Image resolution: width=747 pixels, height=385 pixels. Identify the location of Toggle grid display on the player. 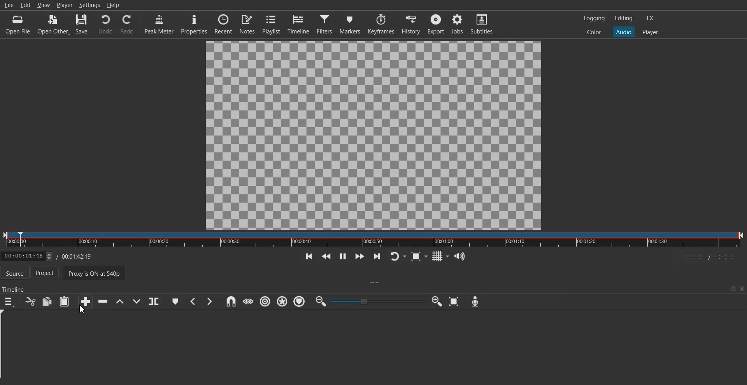
(441, 255).